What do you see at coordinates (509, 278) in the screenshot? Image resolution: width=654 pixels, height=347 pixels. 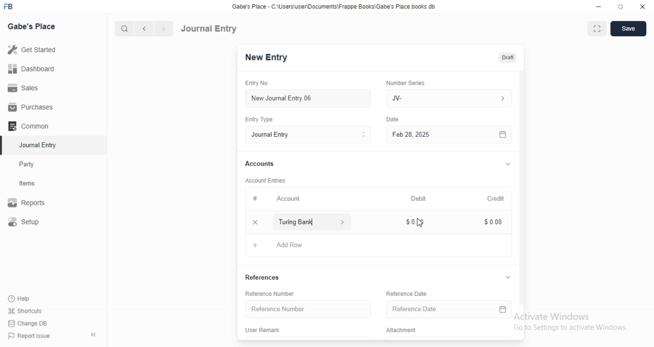 I see `collapse` at bounding box center [509, 278].